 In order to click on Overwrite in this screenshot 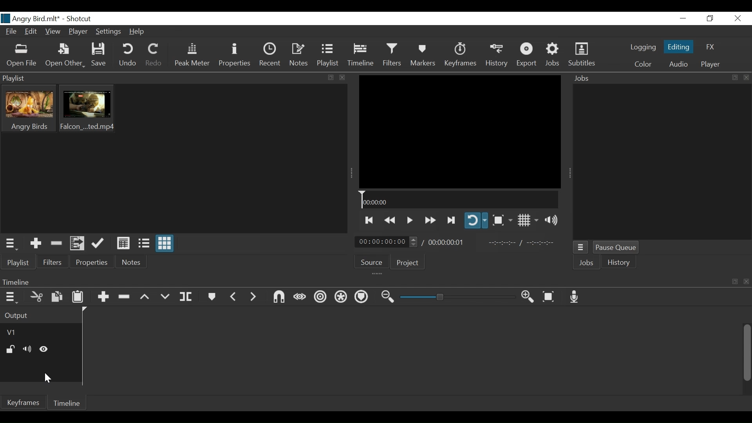, I will do `click(165, 297)`.